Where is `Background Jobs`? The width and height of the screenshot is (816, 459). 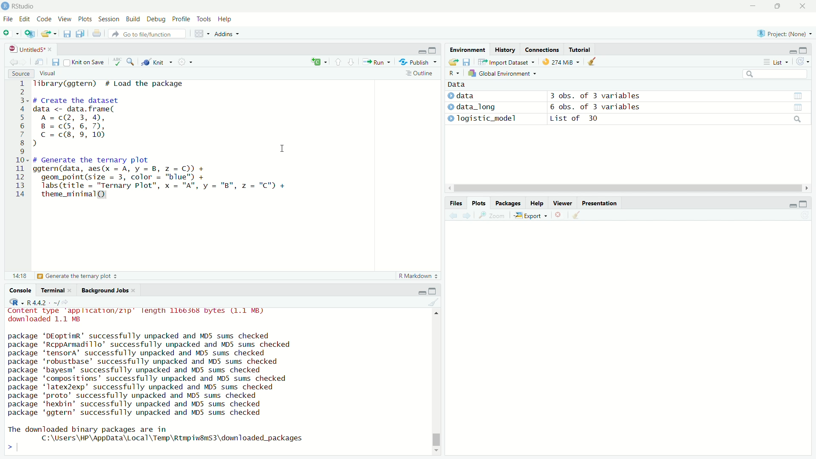 Background Jobs is located at coordinates (105, 291).